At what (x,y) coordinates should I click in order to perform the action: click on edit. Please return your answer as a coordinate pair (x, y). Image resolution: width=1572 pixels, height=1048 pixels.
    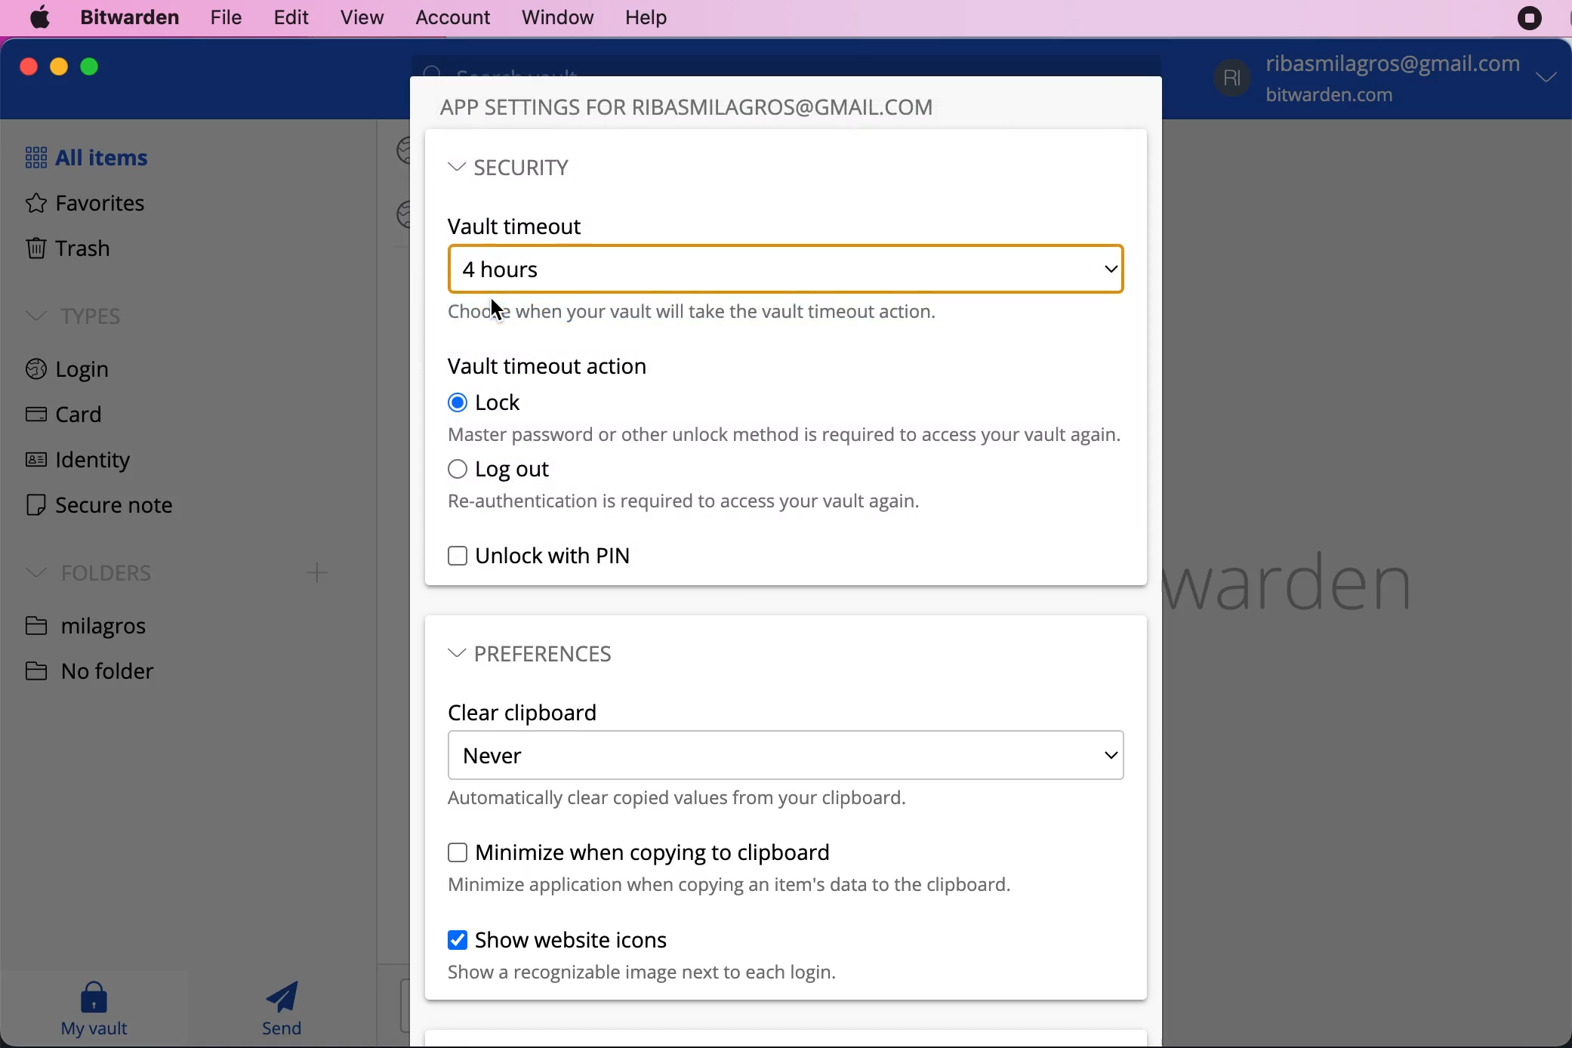
    Looking at the image, I should click on (286, 17).